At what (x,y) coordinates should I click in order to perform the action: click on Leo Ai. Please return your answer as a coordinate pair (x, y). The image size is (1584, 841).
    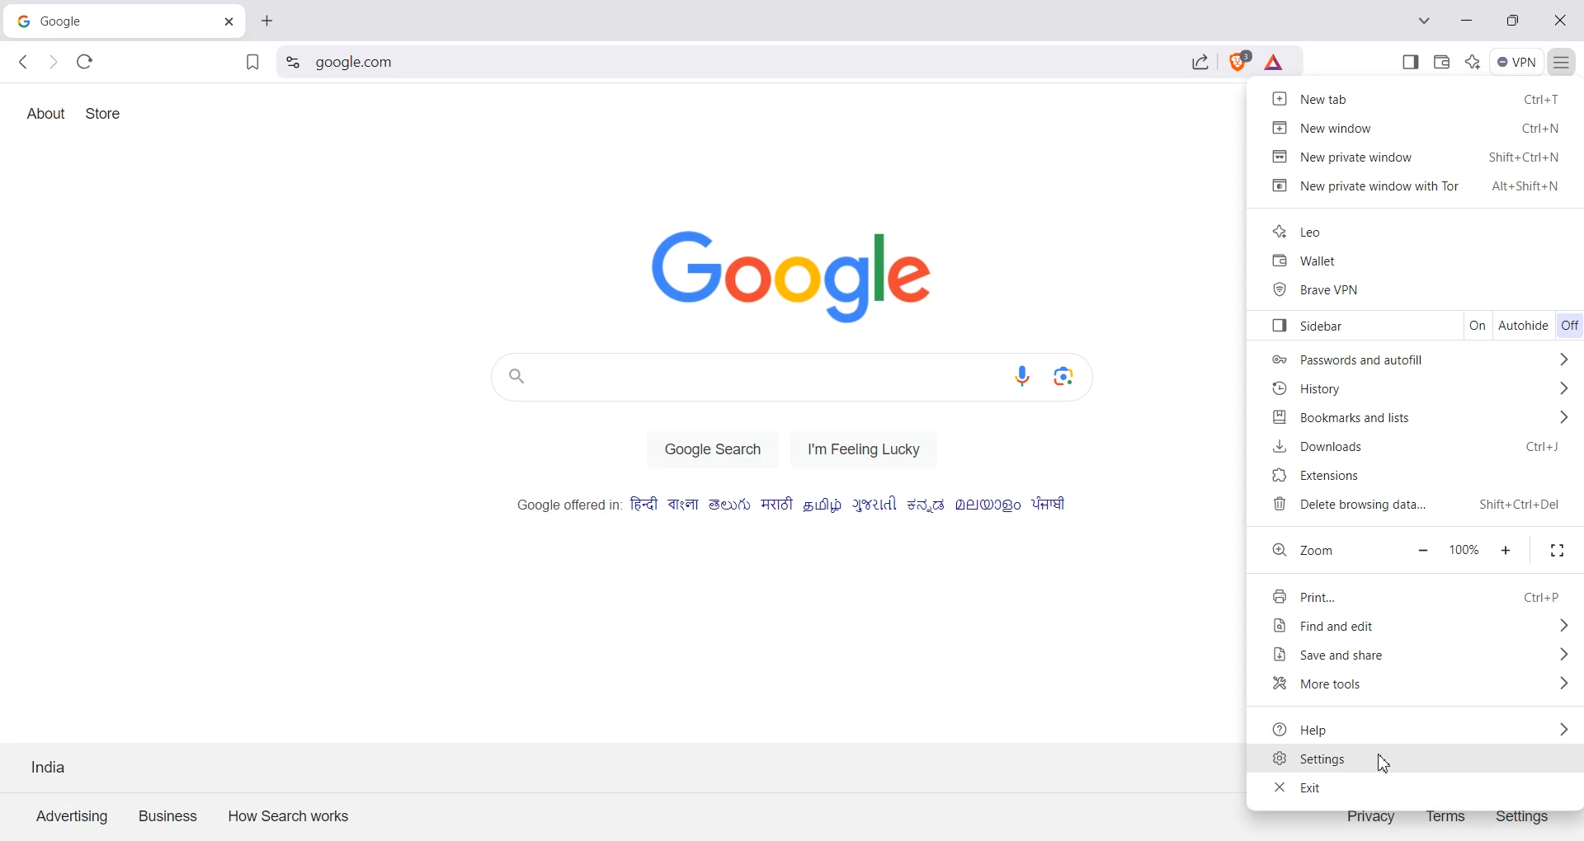
    Looking at the image, I should click on (1473, 60).